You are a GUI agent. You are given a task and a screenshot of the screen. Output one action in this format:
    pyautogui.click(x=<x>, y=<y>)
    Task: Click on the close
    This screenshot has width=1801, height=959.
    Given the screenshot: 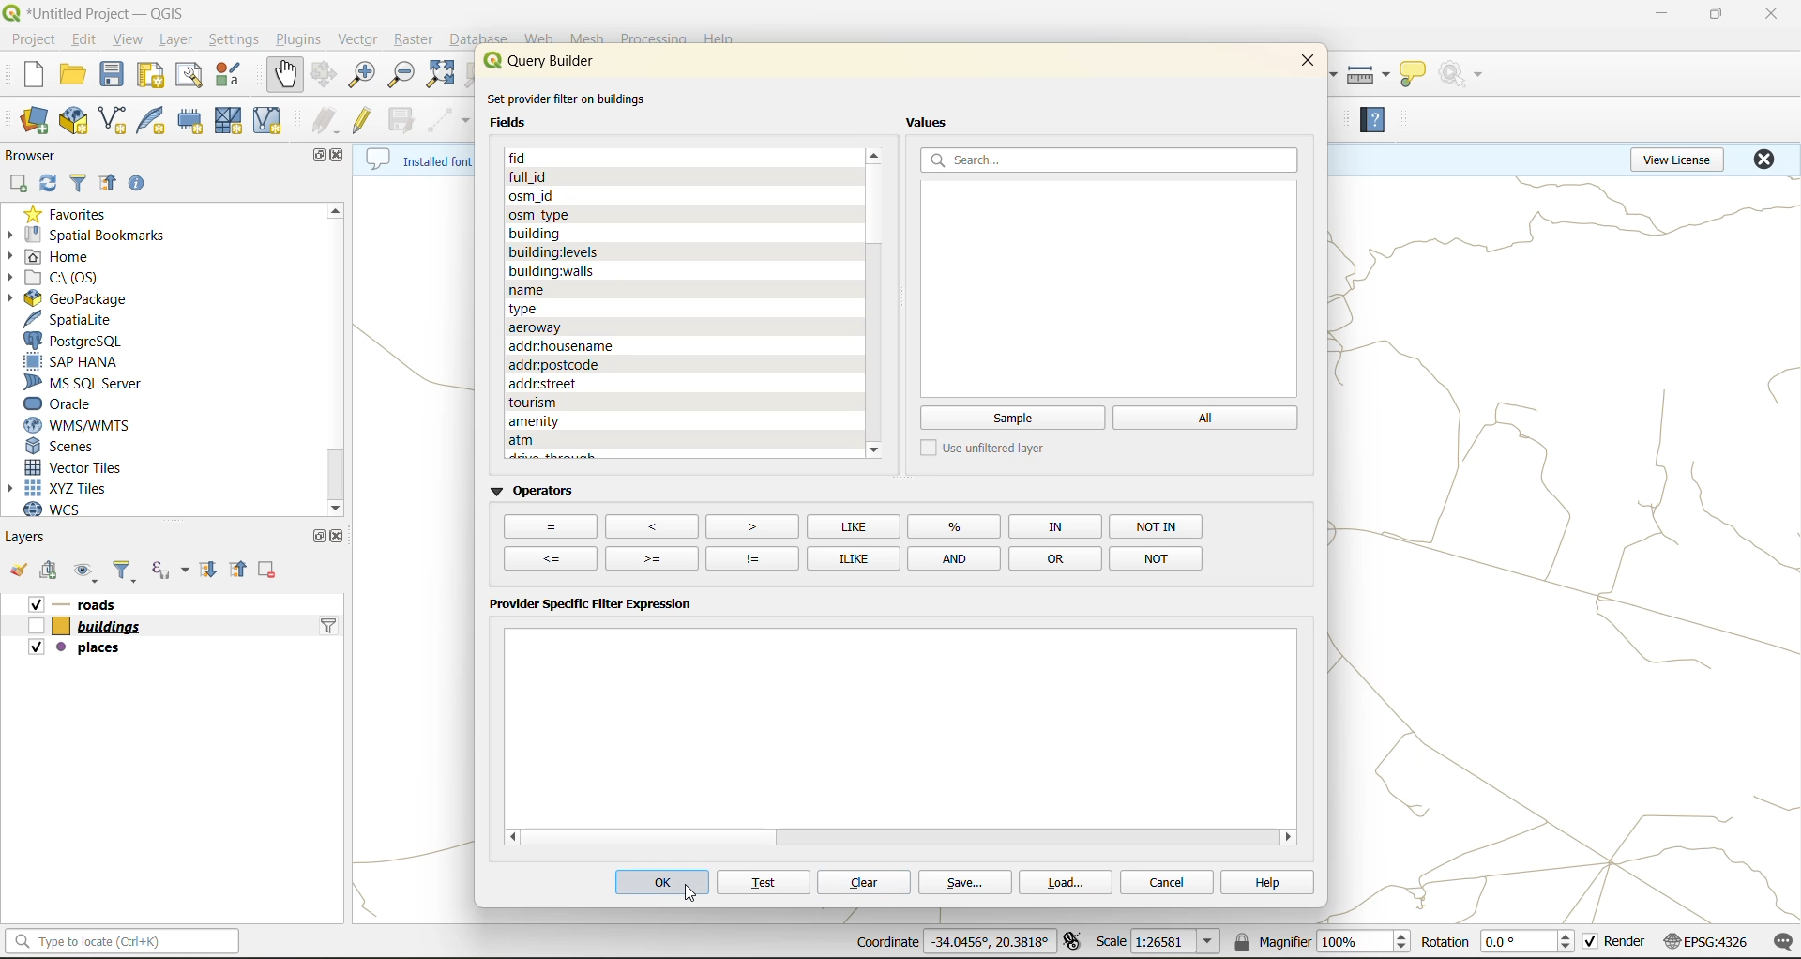 What is the action you would take?
    pyautogui.click(x=1772, y=13)
    